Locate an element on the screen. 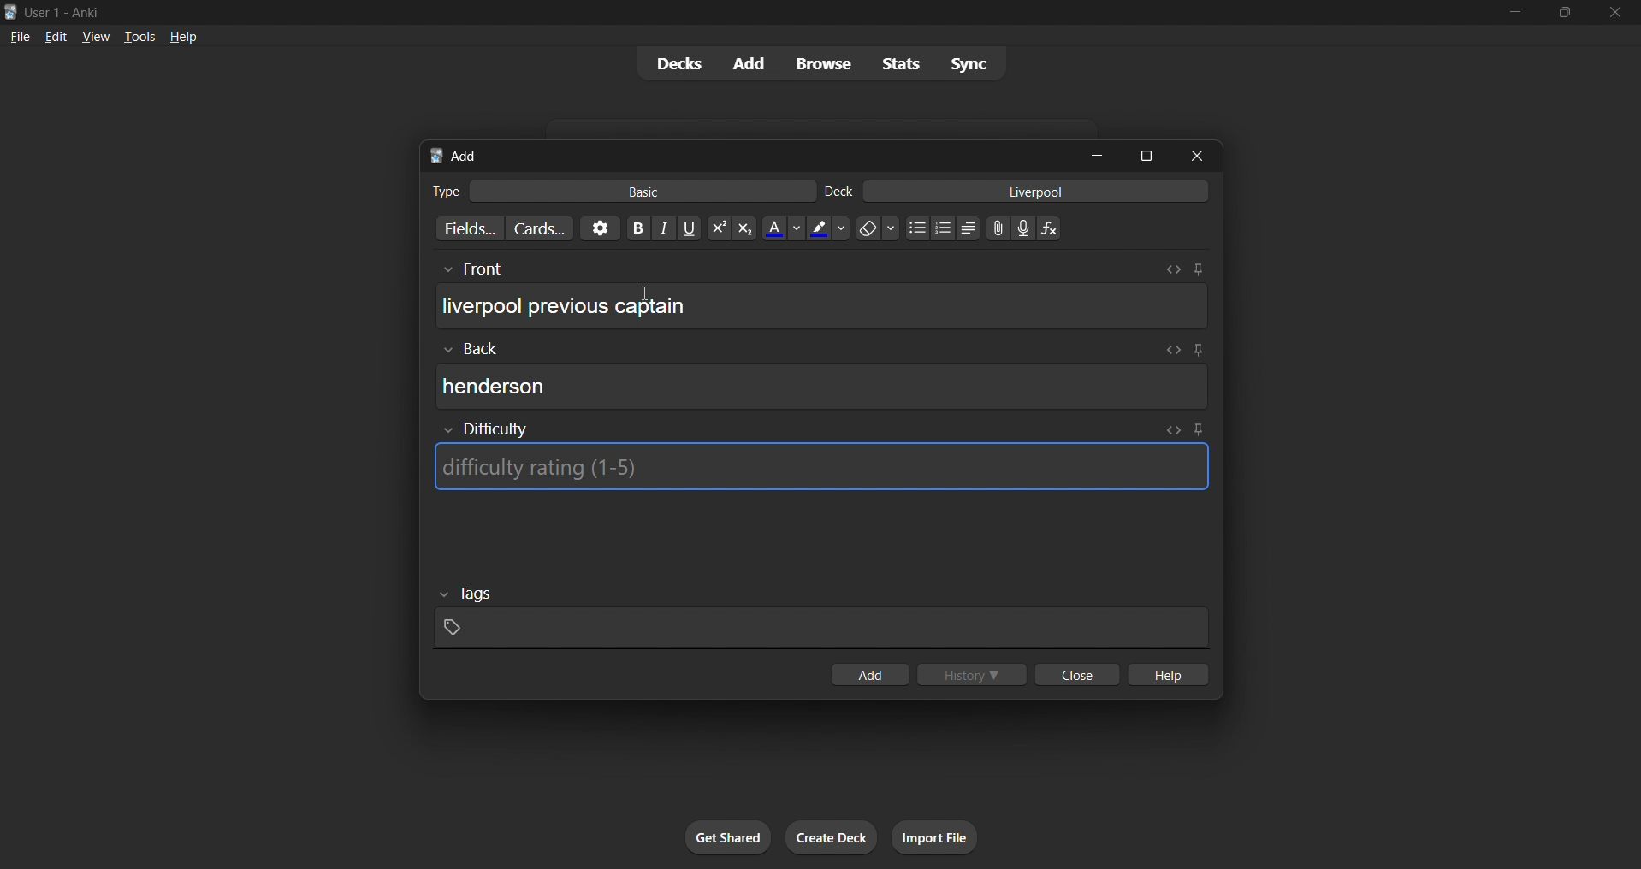 The height and width of the screenshot is (869, 1641). link is located at coordinates (996, 230).